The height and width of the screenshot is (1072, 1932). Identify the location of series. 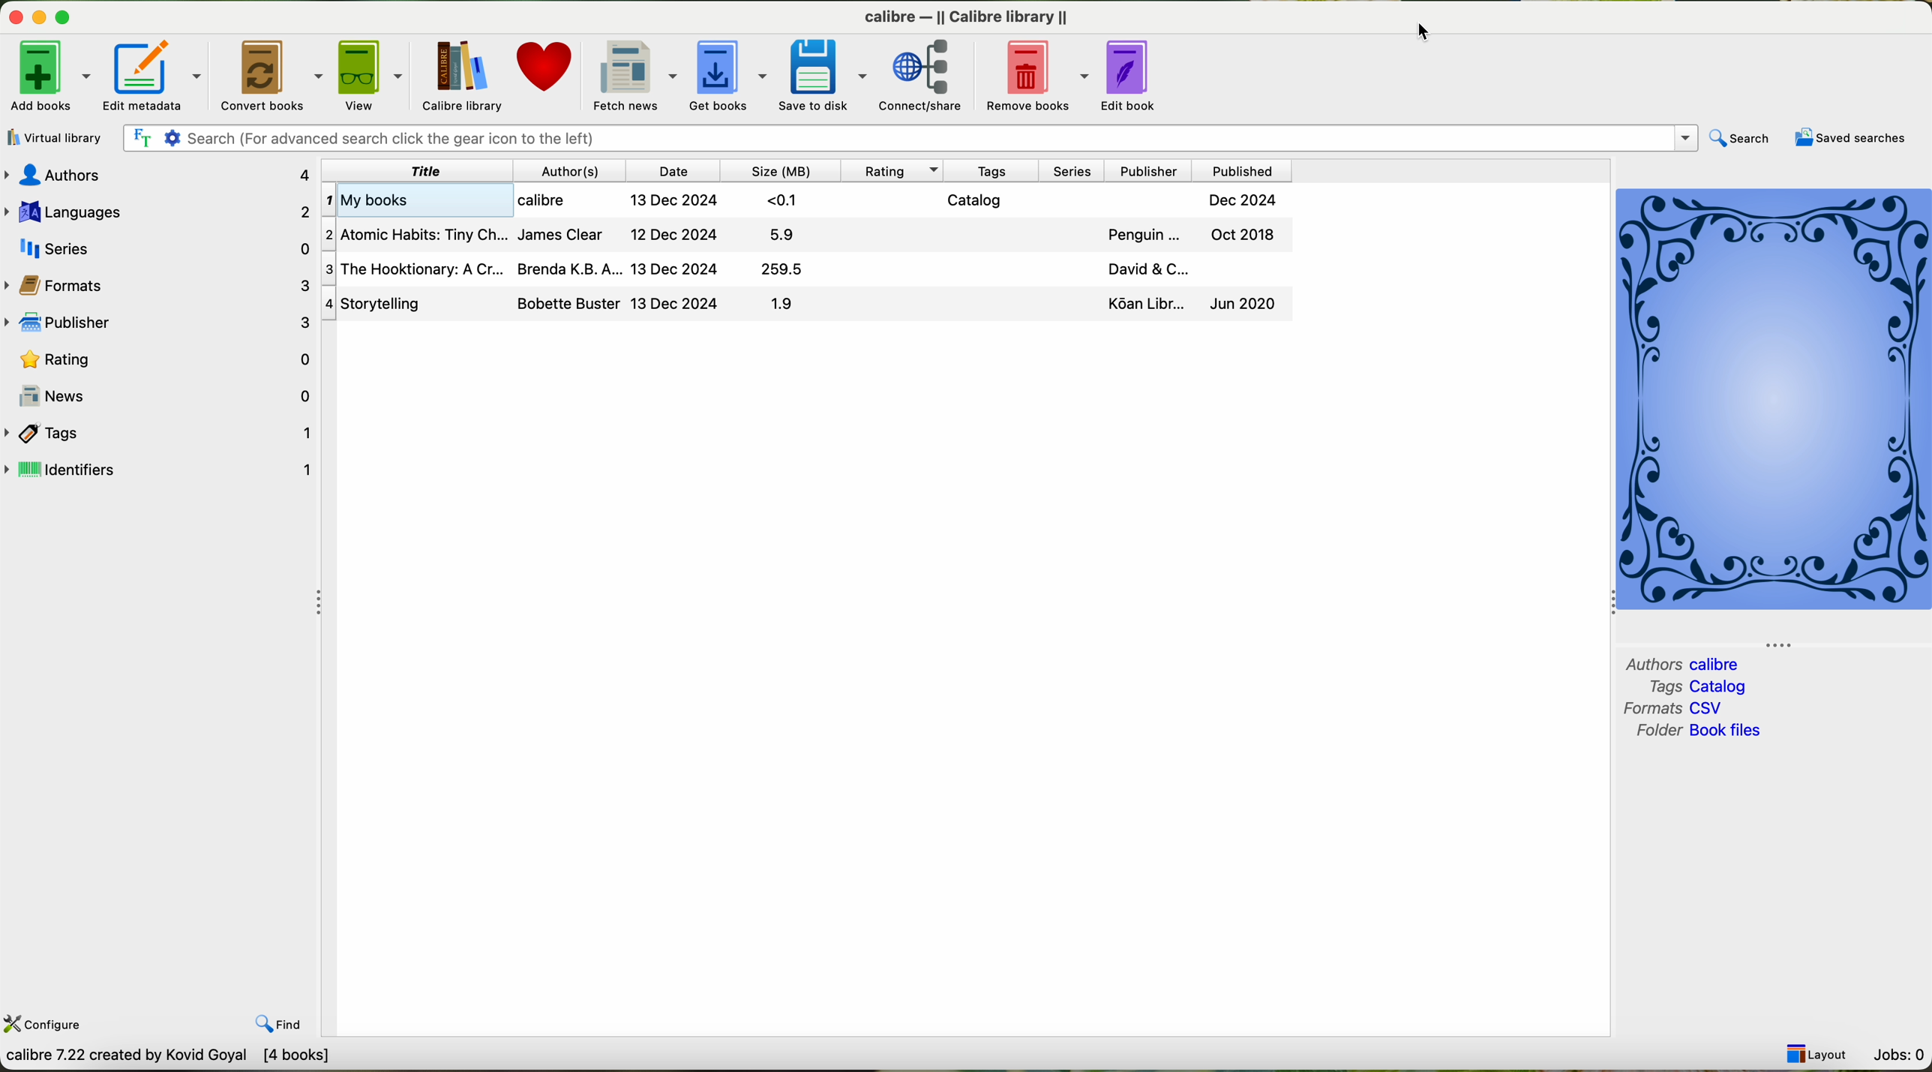
(1071, 172).